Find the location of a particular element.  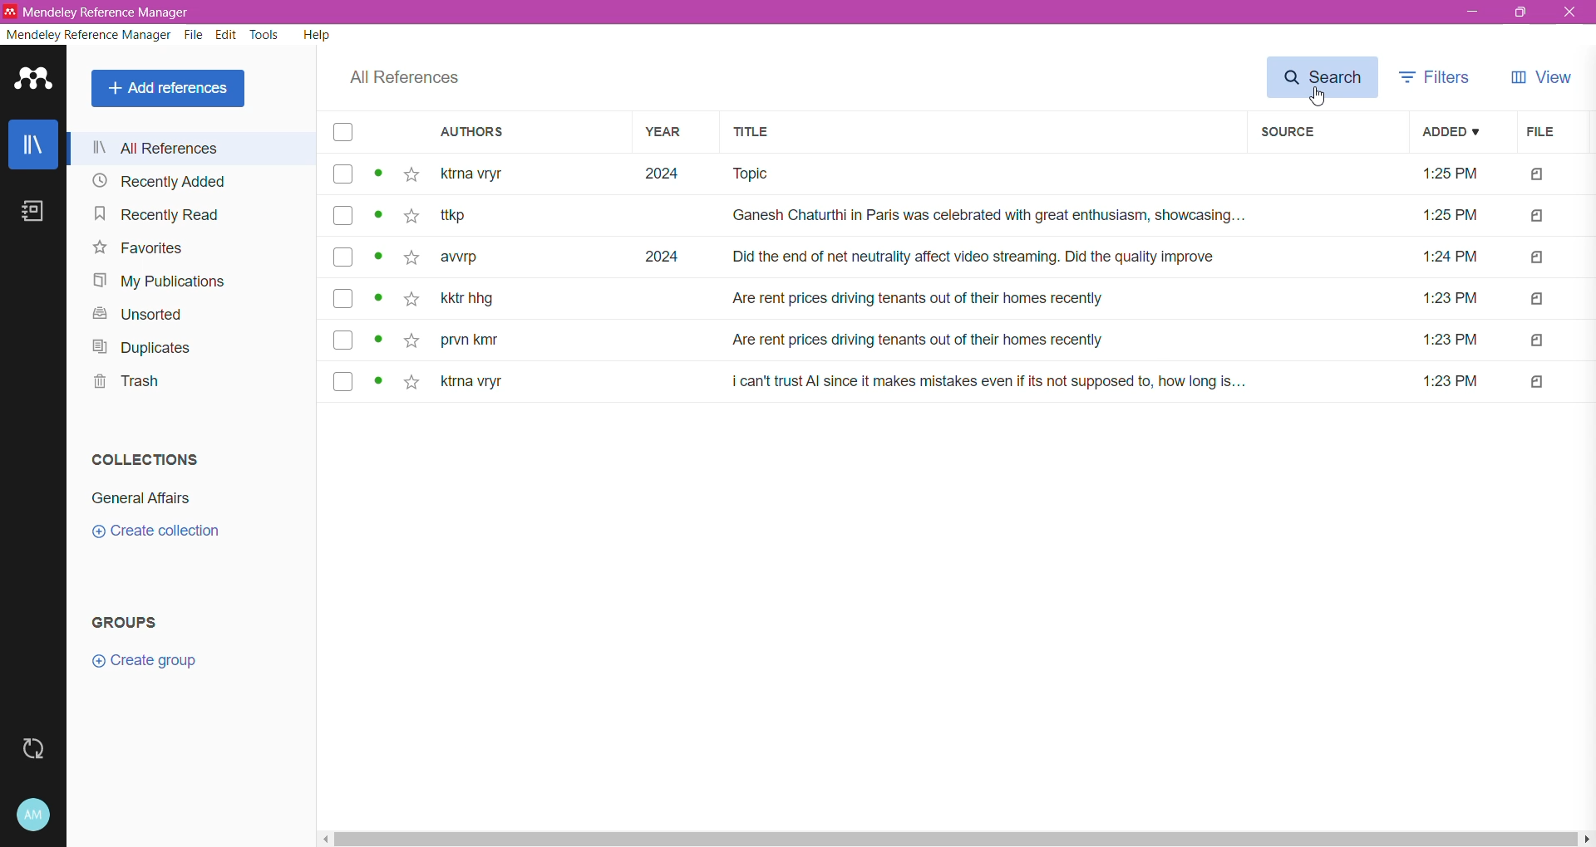

Last Sync is located at coordinates (35, 752).